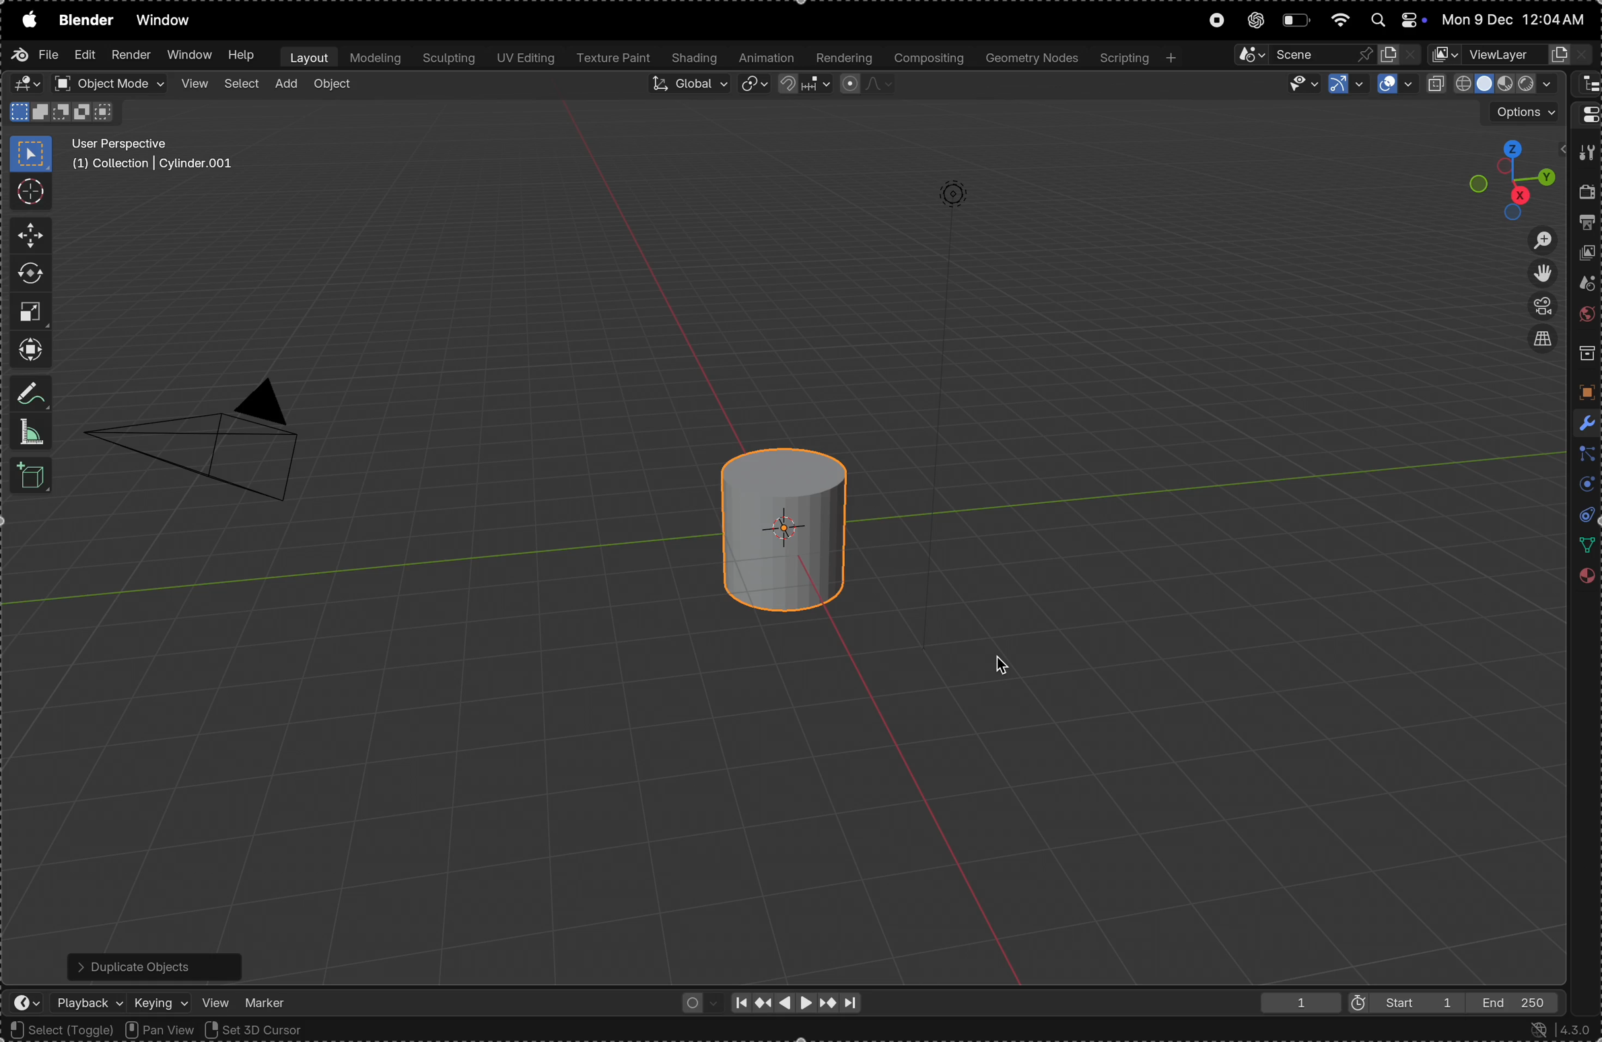 The height and width of the screenshot is (1042, 1602). What do you see at coordinates (1513, 174) in the screenshot?
I see `view point` at bounding box center [1513, 174].